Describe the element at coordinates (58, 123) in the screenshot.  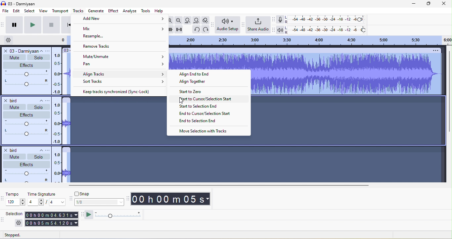
I see `linear` at that location.